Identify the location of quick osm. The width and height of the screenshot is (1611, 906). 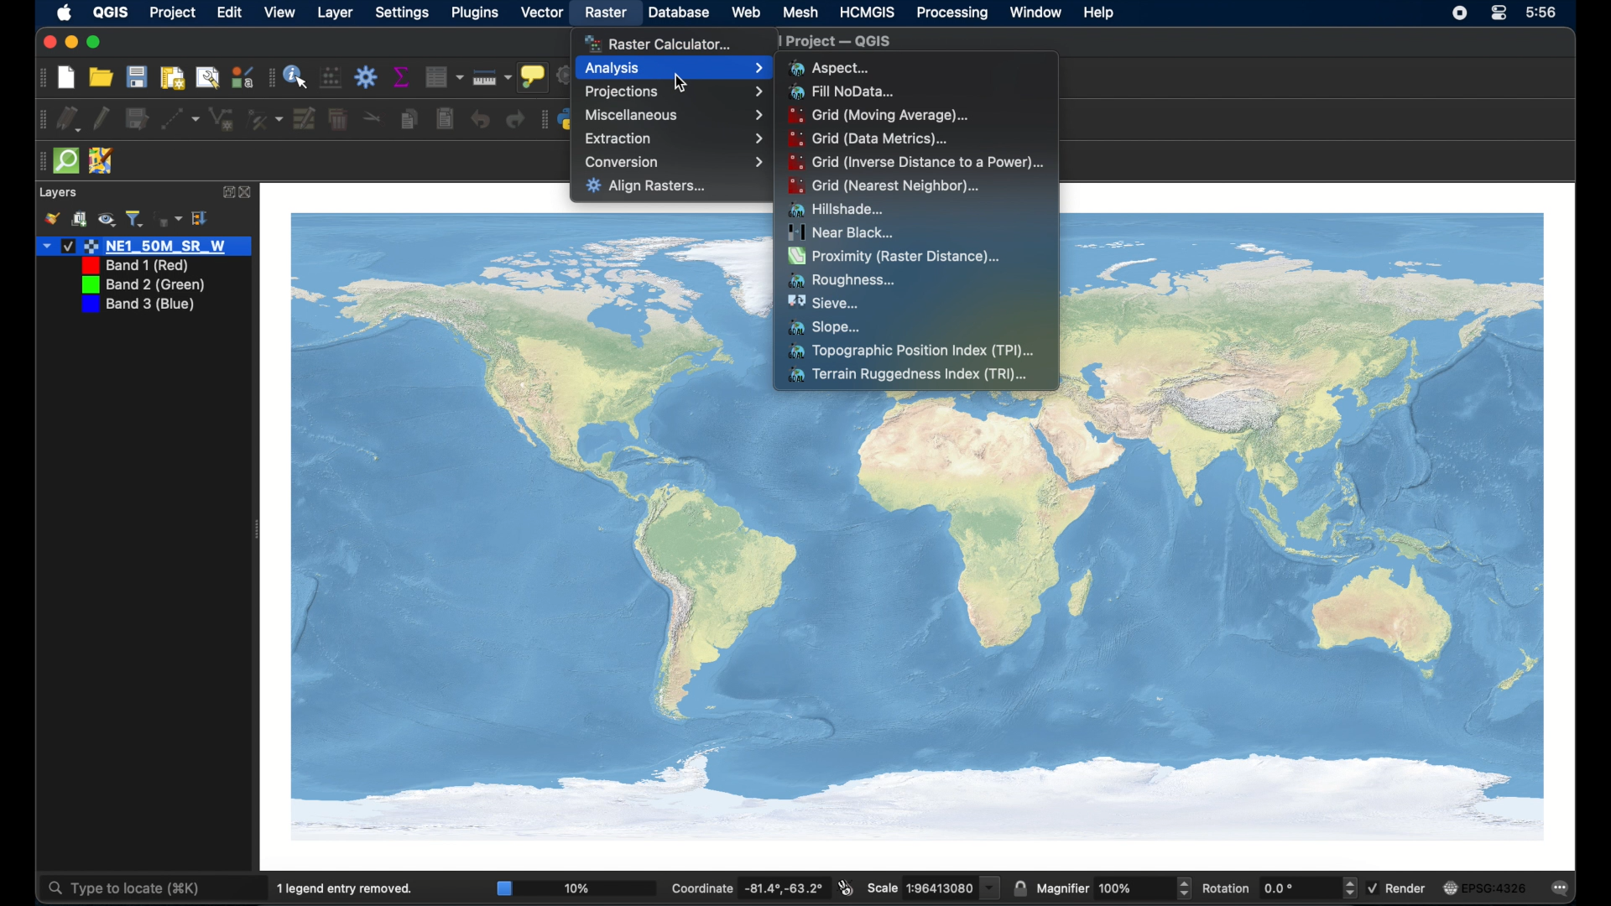
(65, 161).